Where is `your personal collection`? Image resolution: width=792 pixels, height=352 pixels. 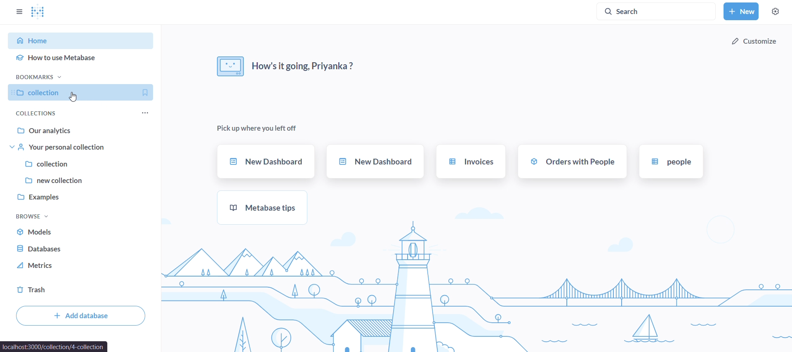
your personal collection is located at coordinates (82, 147).